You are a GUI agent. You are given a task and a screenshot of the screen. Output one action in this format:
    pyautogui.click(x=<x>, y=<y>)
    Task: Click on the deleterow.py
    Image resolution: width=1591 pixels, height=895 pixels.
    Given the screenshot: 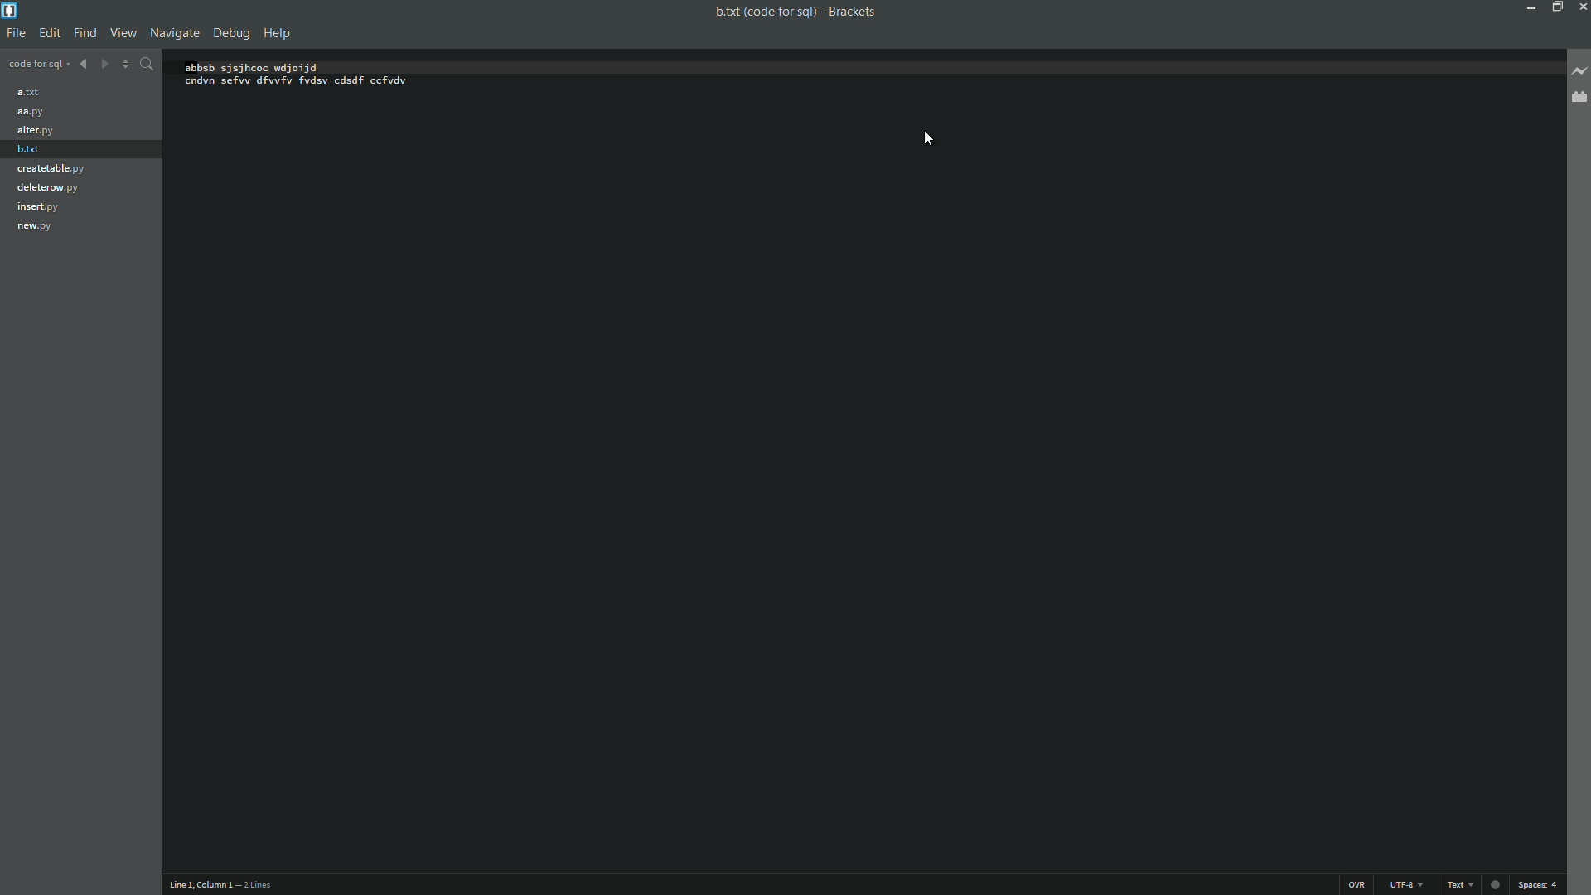 What is the action you would take?
    pyautogui.click(x=49, y=186)
    